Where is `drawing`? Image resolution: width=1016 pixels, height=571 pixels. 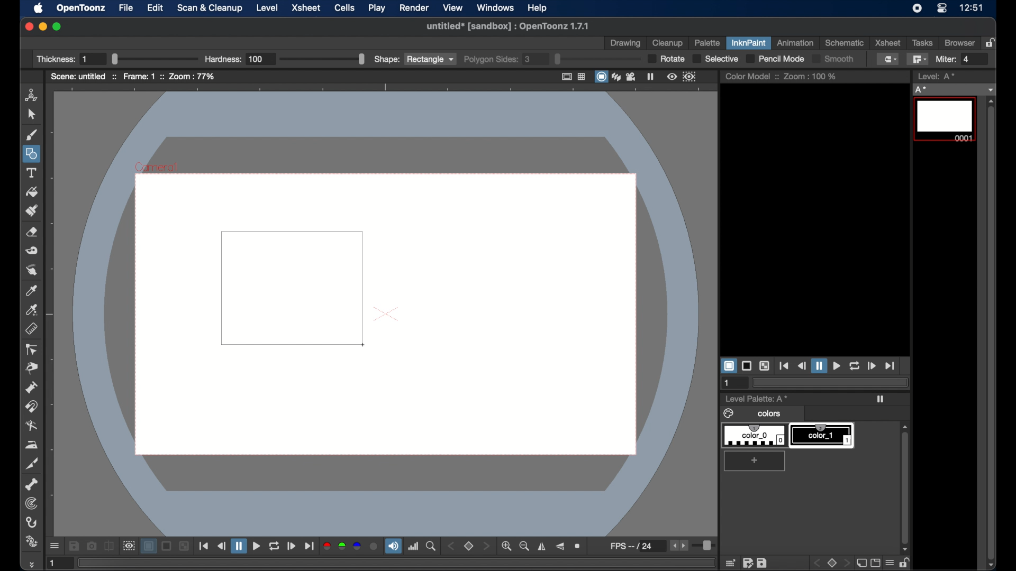
drawing is located at coordinates (625, 44).